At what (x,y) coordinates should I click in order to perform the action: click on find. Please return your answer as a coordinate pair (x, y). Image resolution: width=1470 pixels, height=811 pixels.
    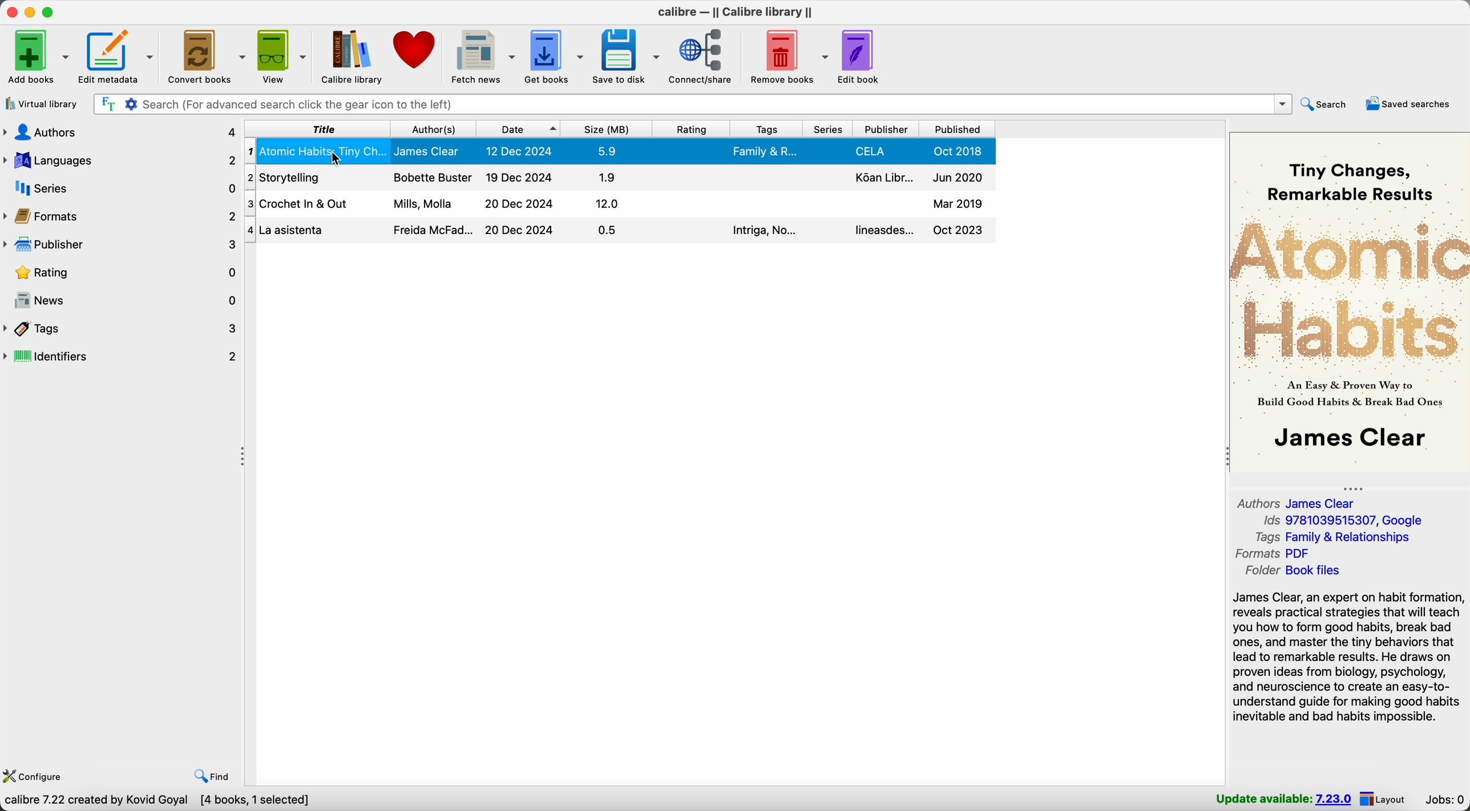
    Looking at the image, I should click on (208, 775).